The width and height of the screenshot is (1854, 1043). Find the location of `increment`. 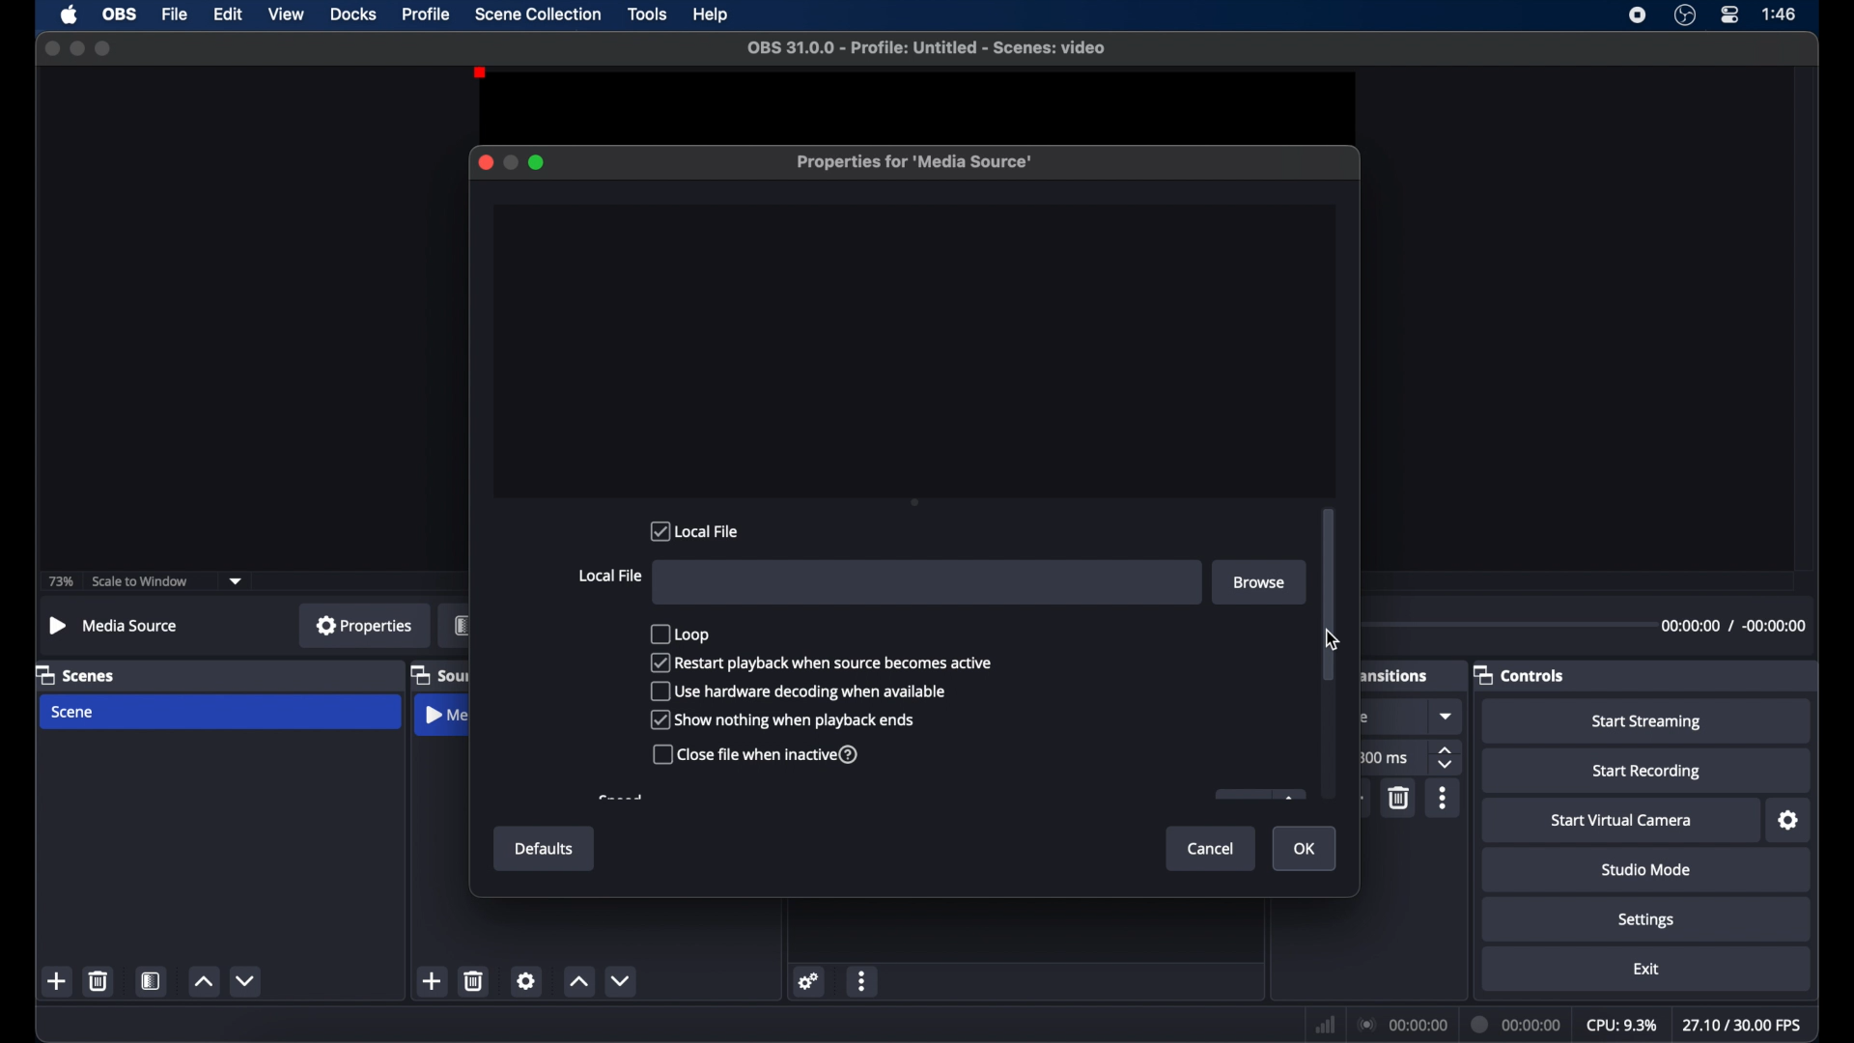

increment is located at coordinates (204, 981).